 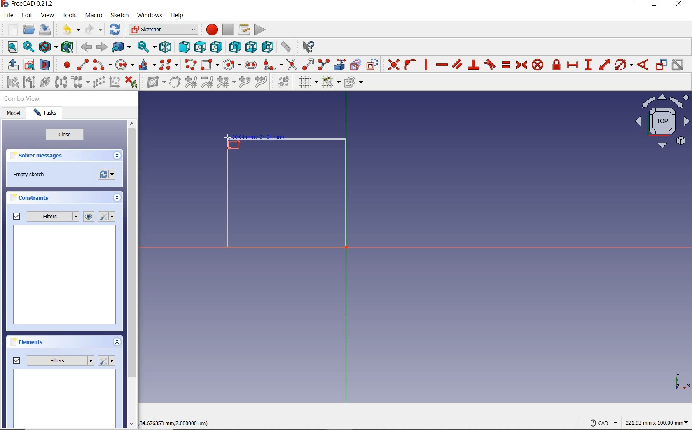 I want to click on execute macro, so click(x=259, y=30).